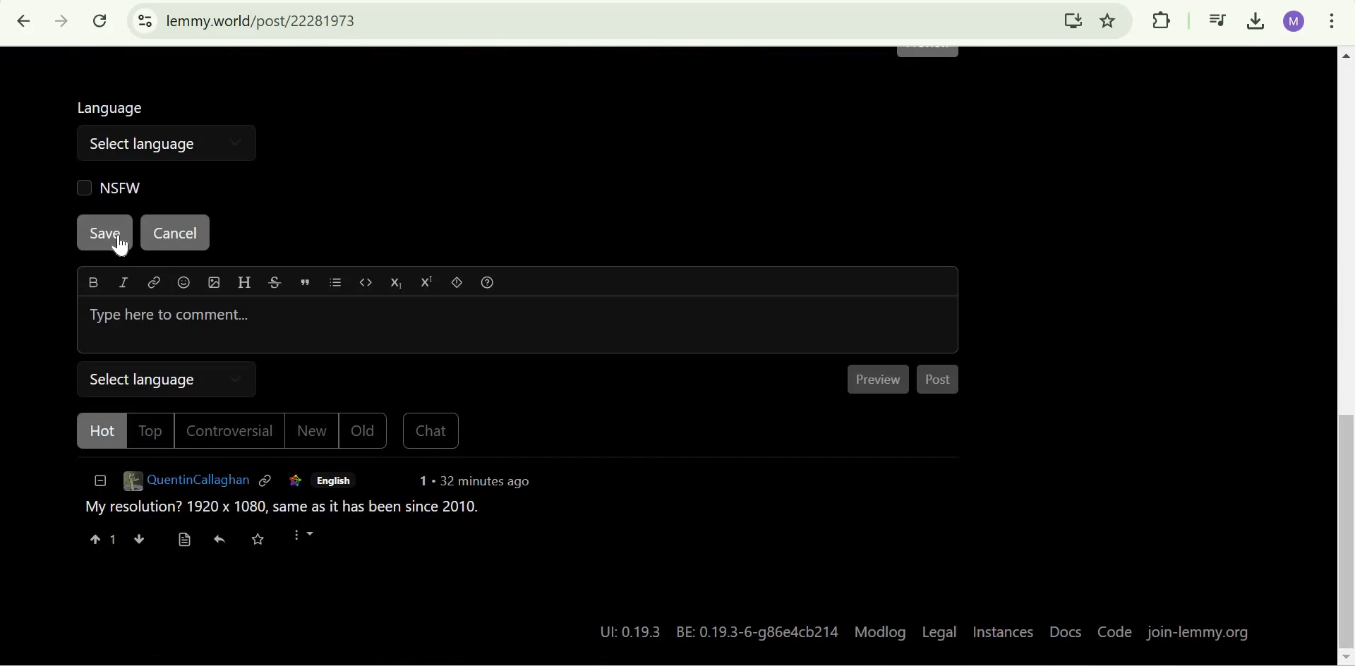 This screenshot has width=1355, height=666. I want to click on More, so click(311, 540).